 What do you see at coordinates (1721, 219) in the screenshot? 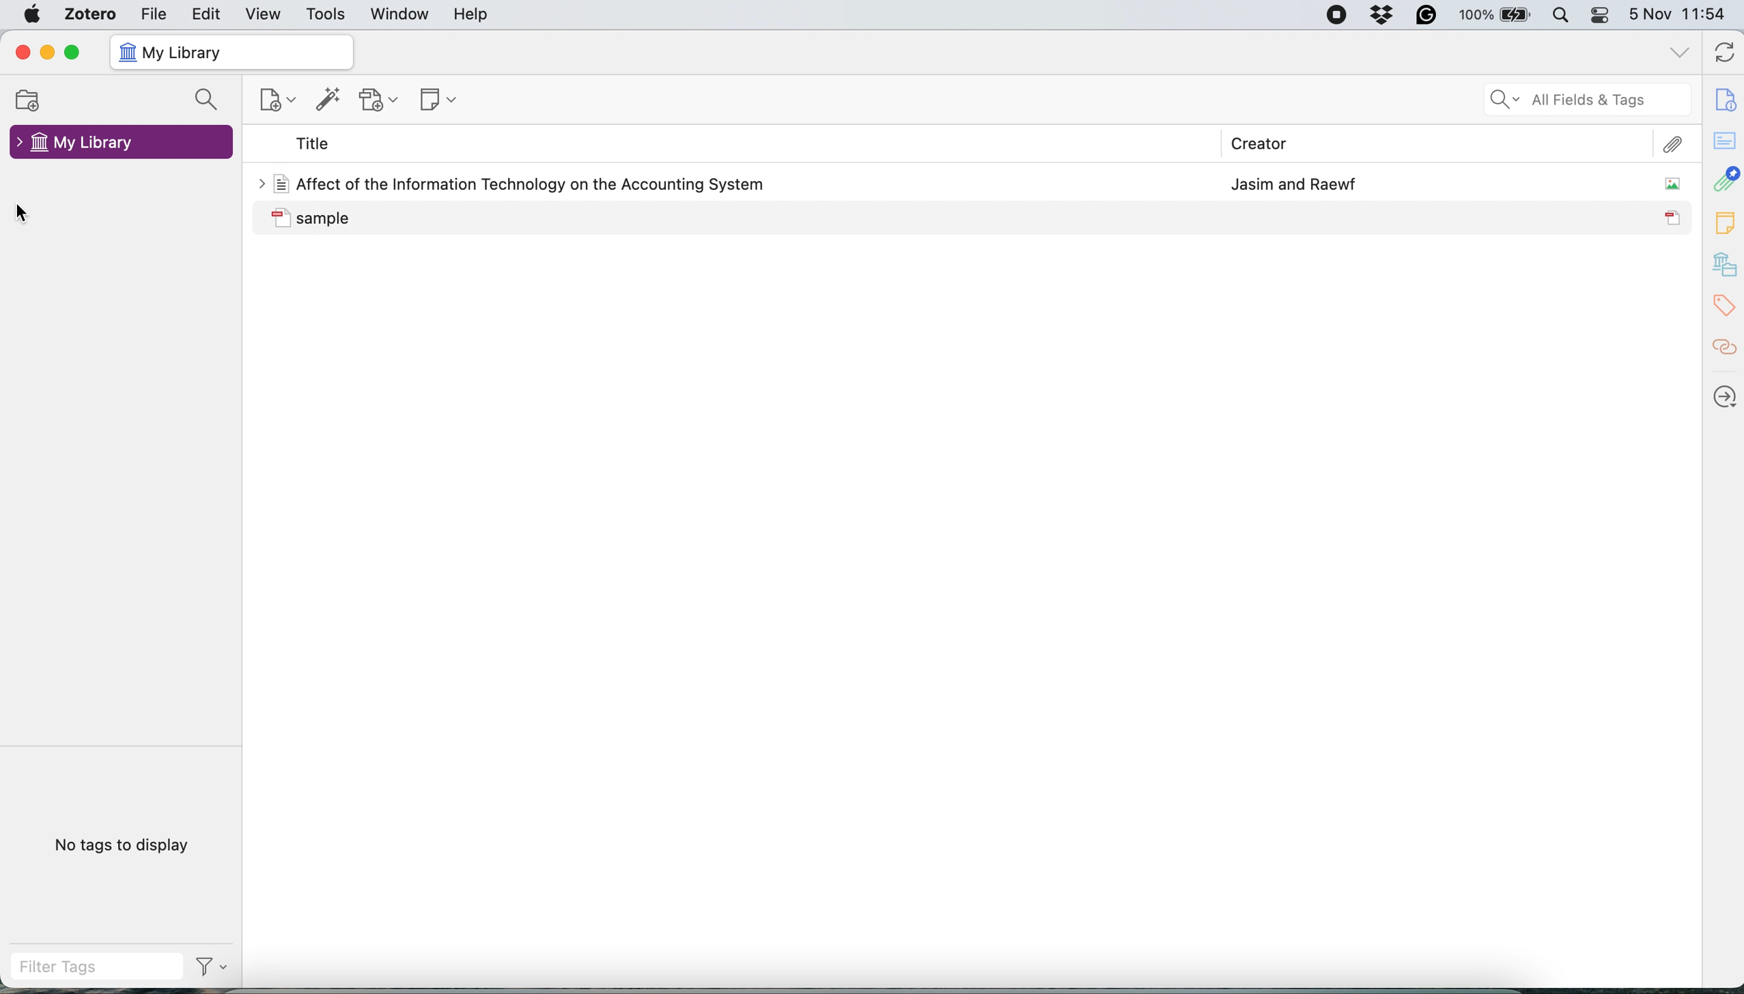
I see `new note` at bounding box center [1721, 219].